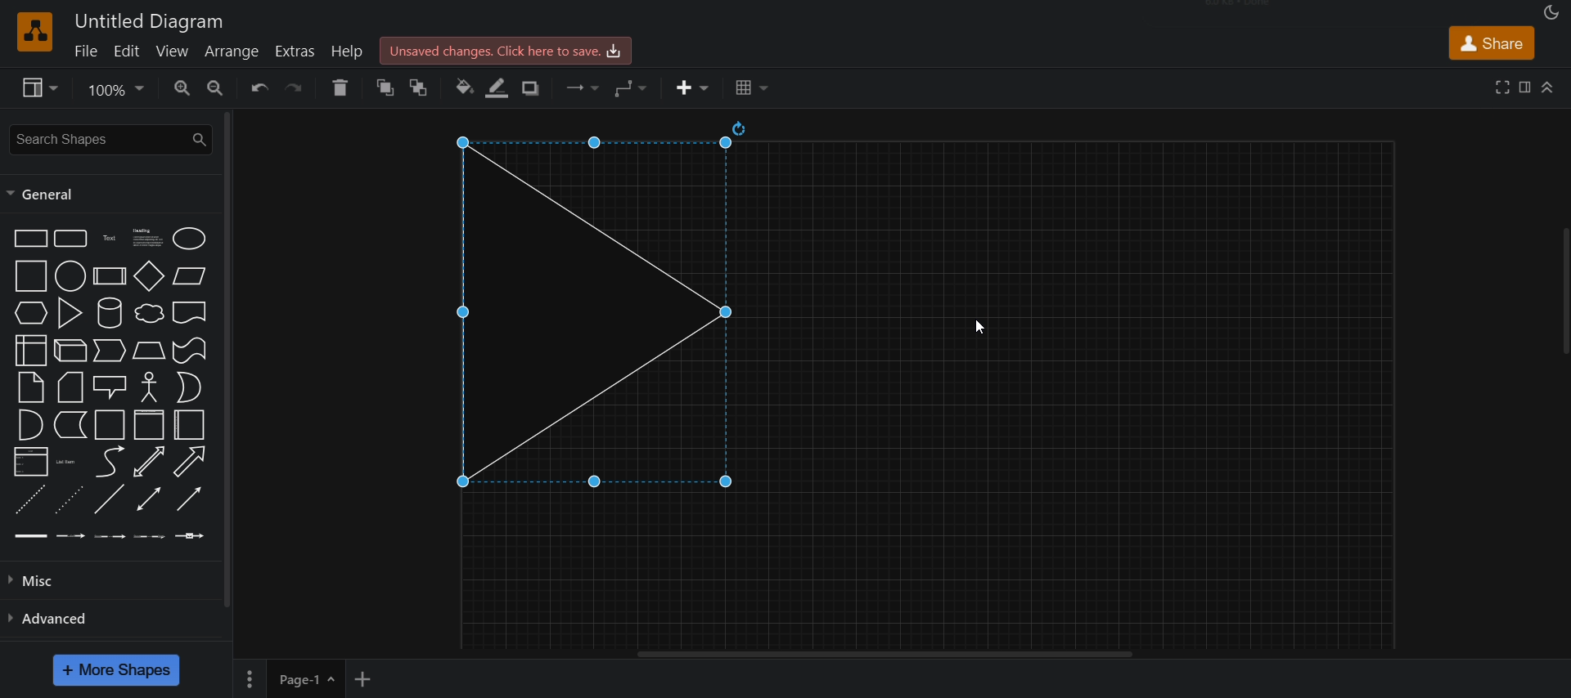 The height and width of the screenshot is (698, 1571). What do you see at coordinates (32, 31) in the screenshot?
I see `logo` at bounding box center [32, 31].